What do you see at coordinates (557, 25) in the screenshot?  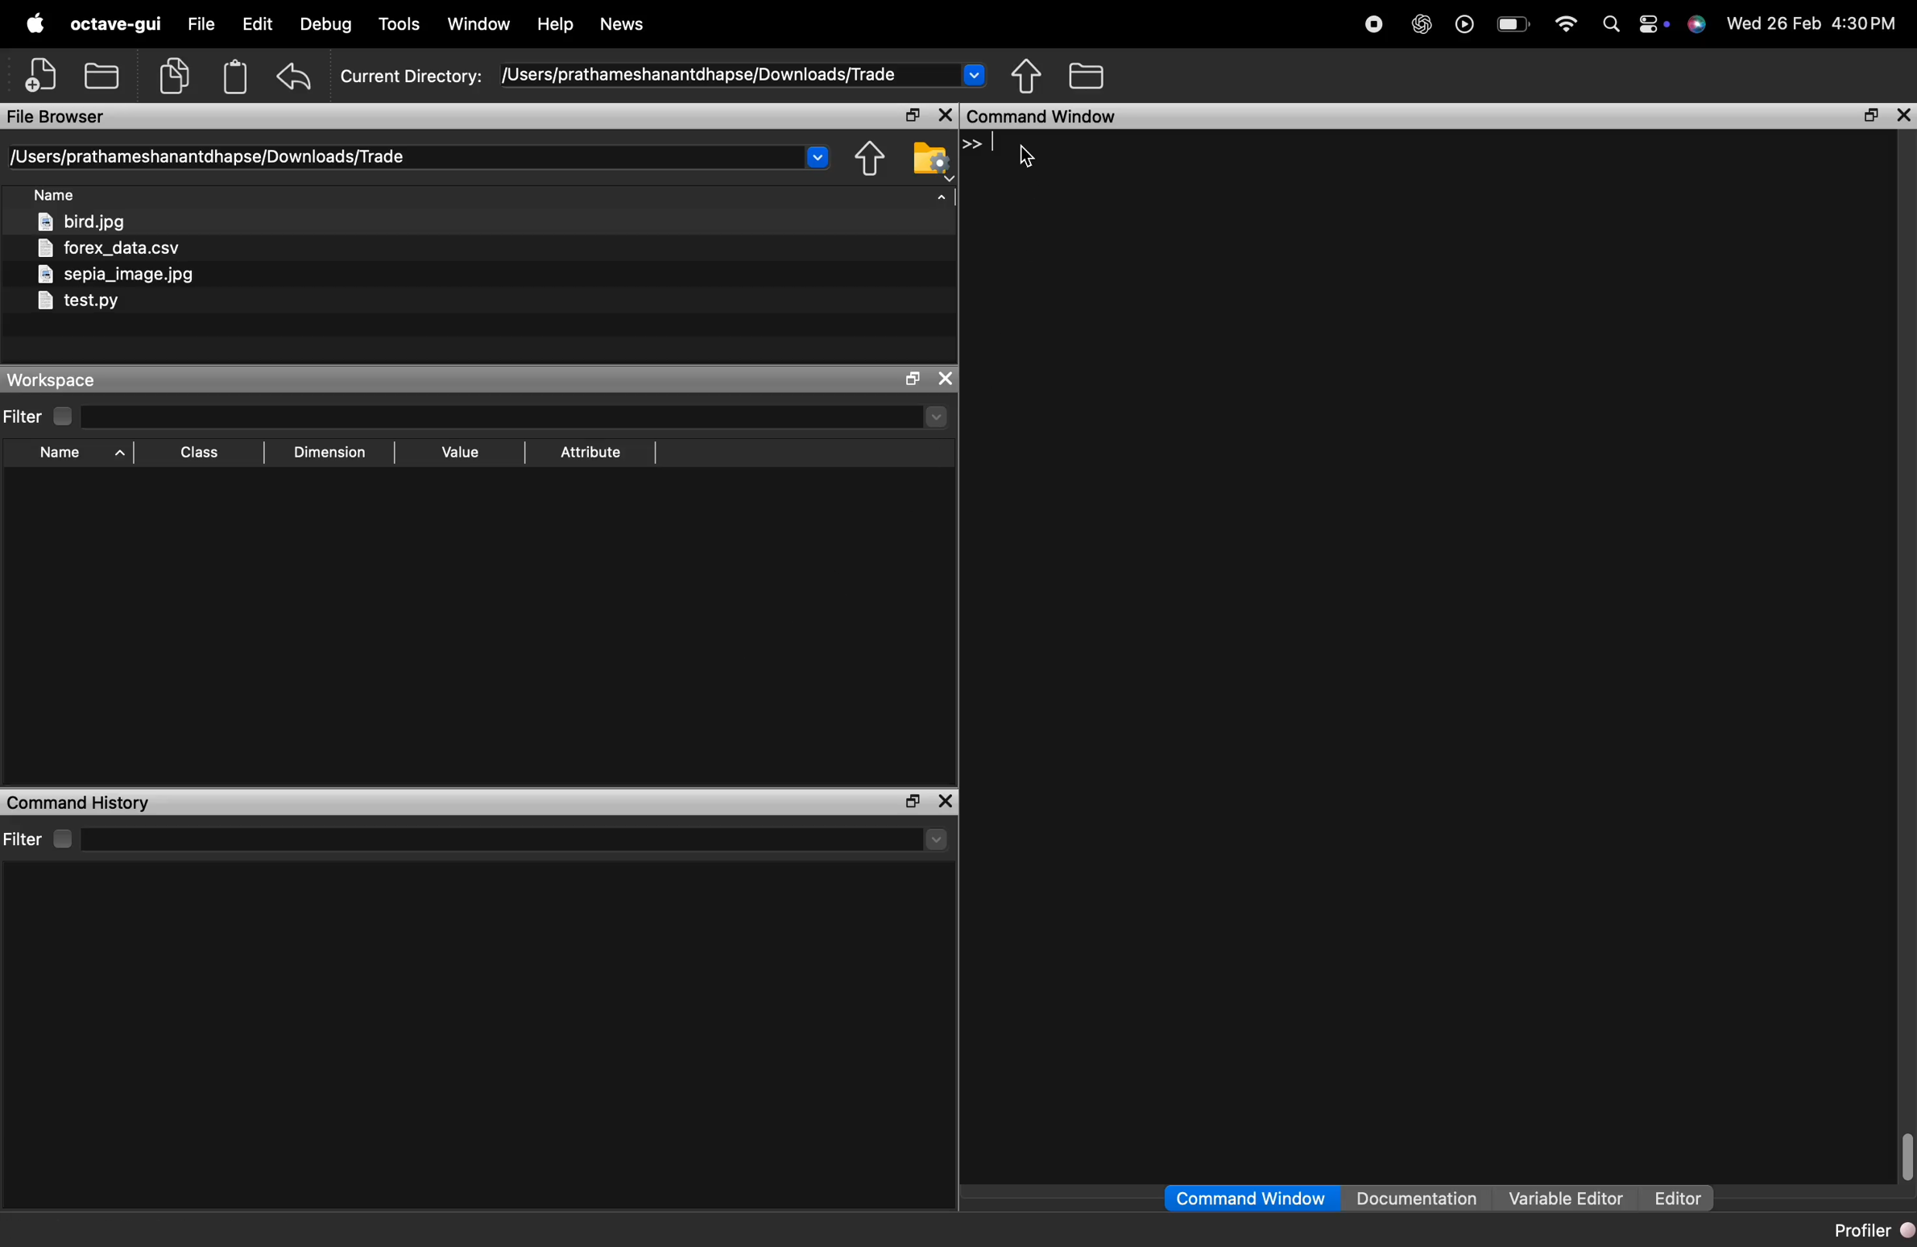 I see `help` at bounding box center [557, 25].